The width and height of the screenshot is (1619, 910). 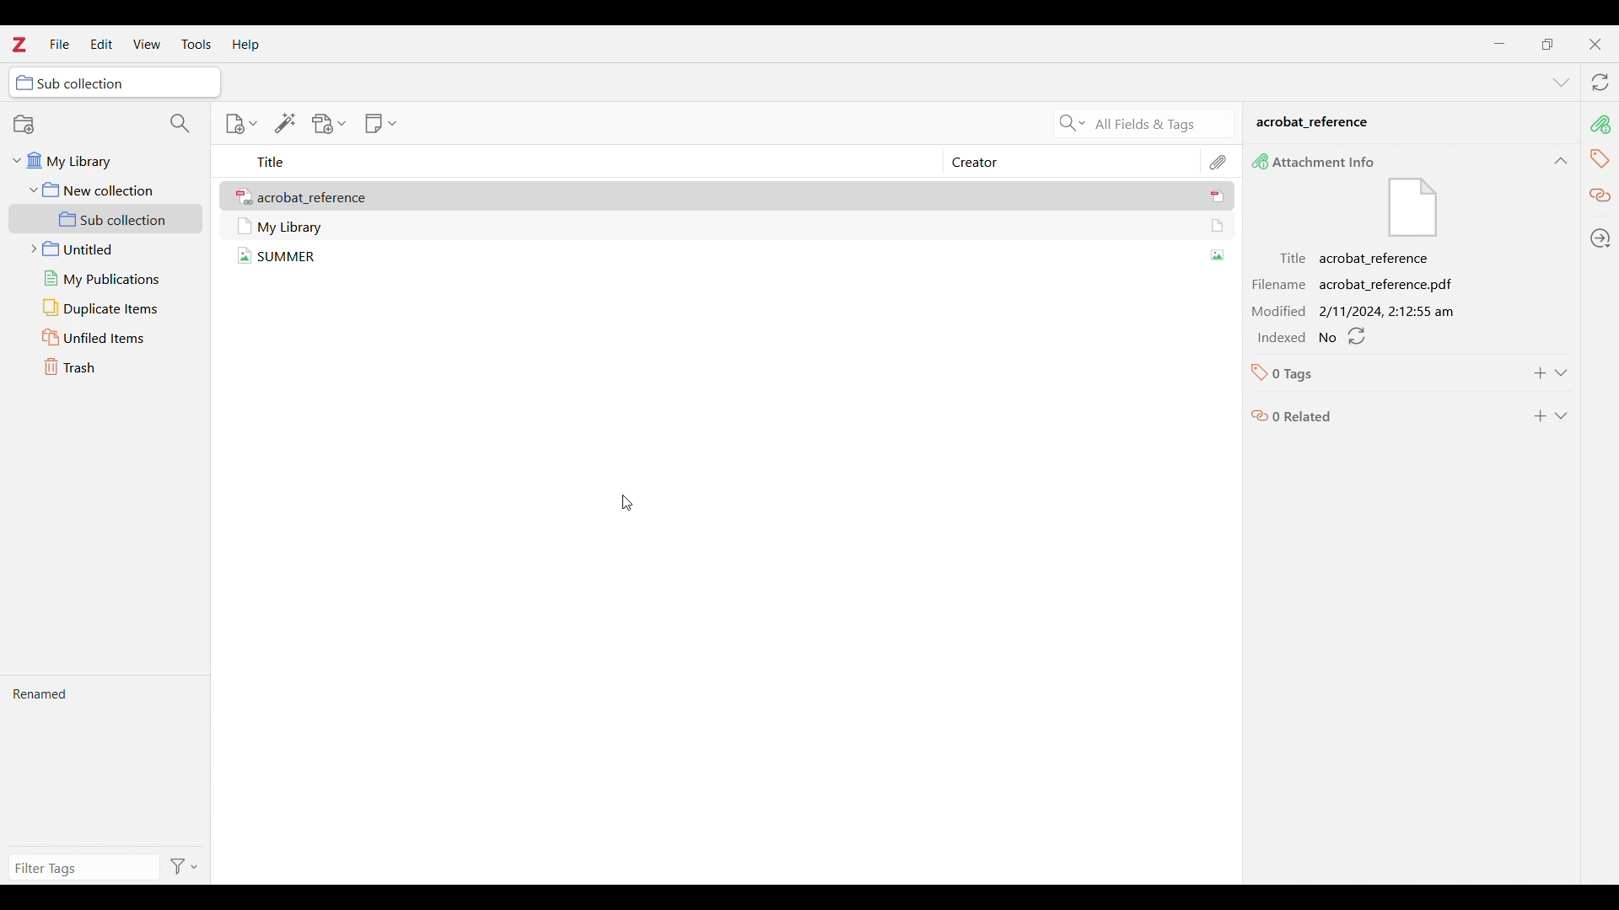 What do you see at coordinates (110, 338) in the screenshot?
I see `Unfiled items folder` at bounding box center [110, 338].